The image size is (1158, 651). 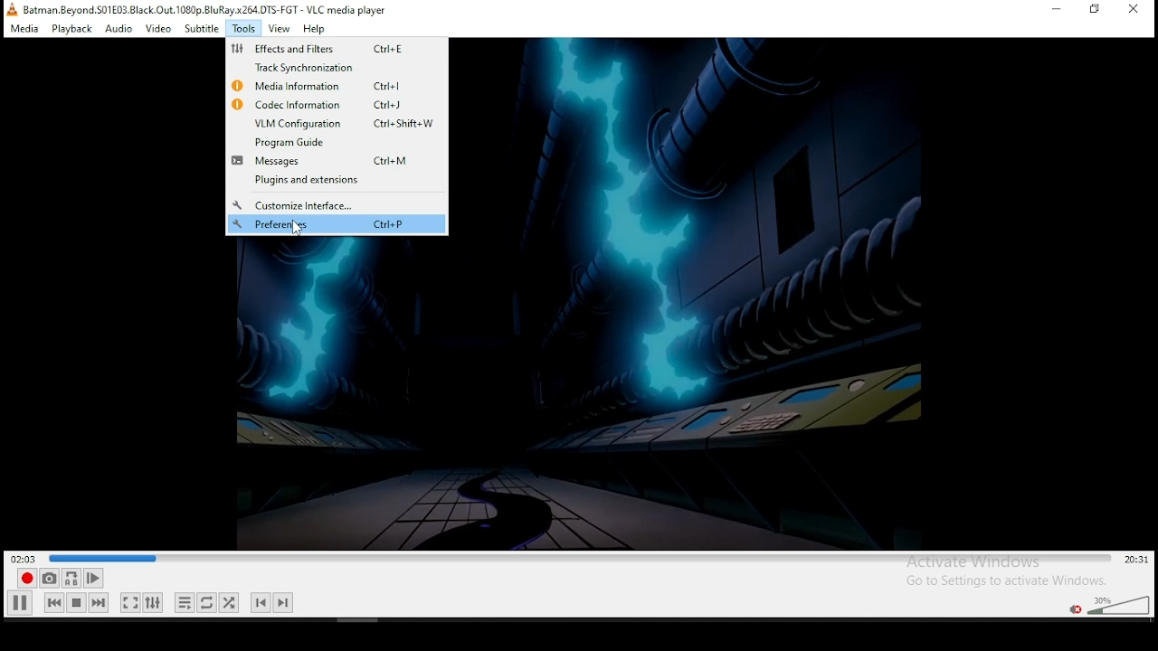 What do you see at coordinates (25, 28) in the screenshot?
I see `media` at bounding box center [25, 28].